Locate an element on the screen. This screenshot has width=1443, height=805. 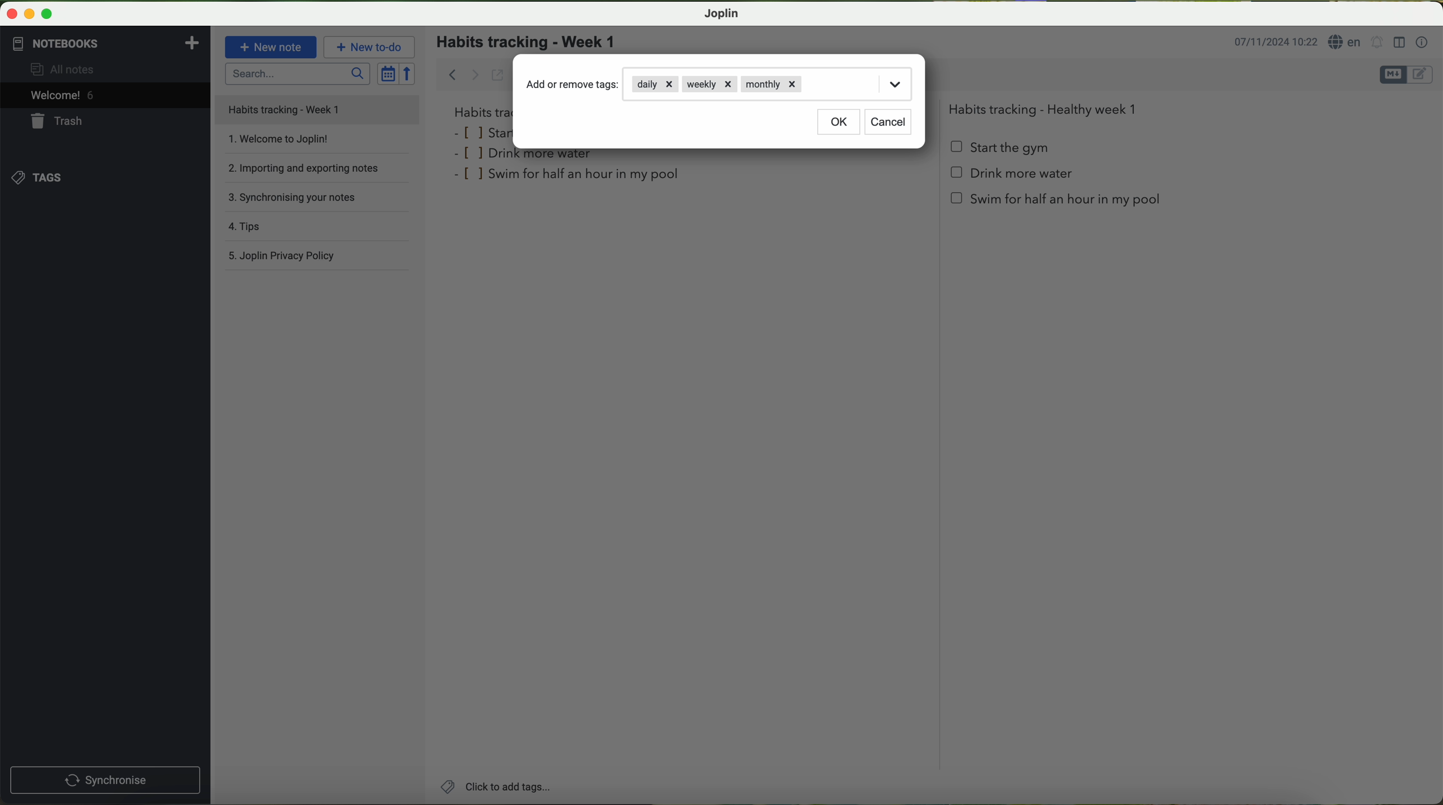
habits tra is located at coordinates (481, 112).